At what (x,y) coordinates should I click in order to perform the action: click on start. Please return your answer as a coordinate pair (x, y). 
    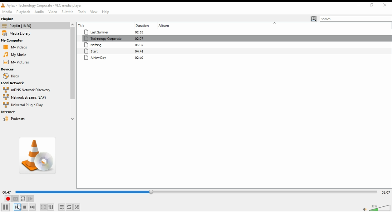
    Looking at the image, I should click on (103, 51).